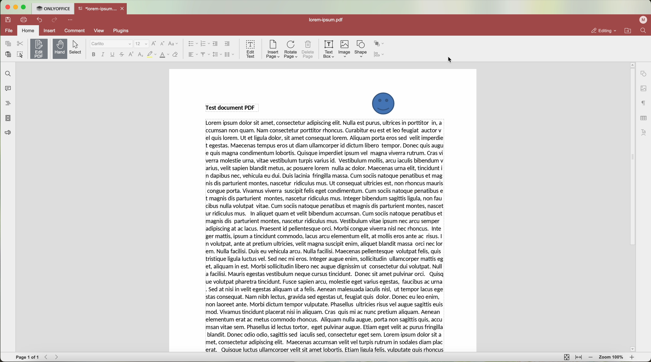 Image resolution: width=651 pixels, height=362 pixels. Describe the element at coordinates (113, 54) in the screenshot. I see `underline` at that location.